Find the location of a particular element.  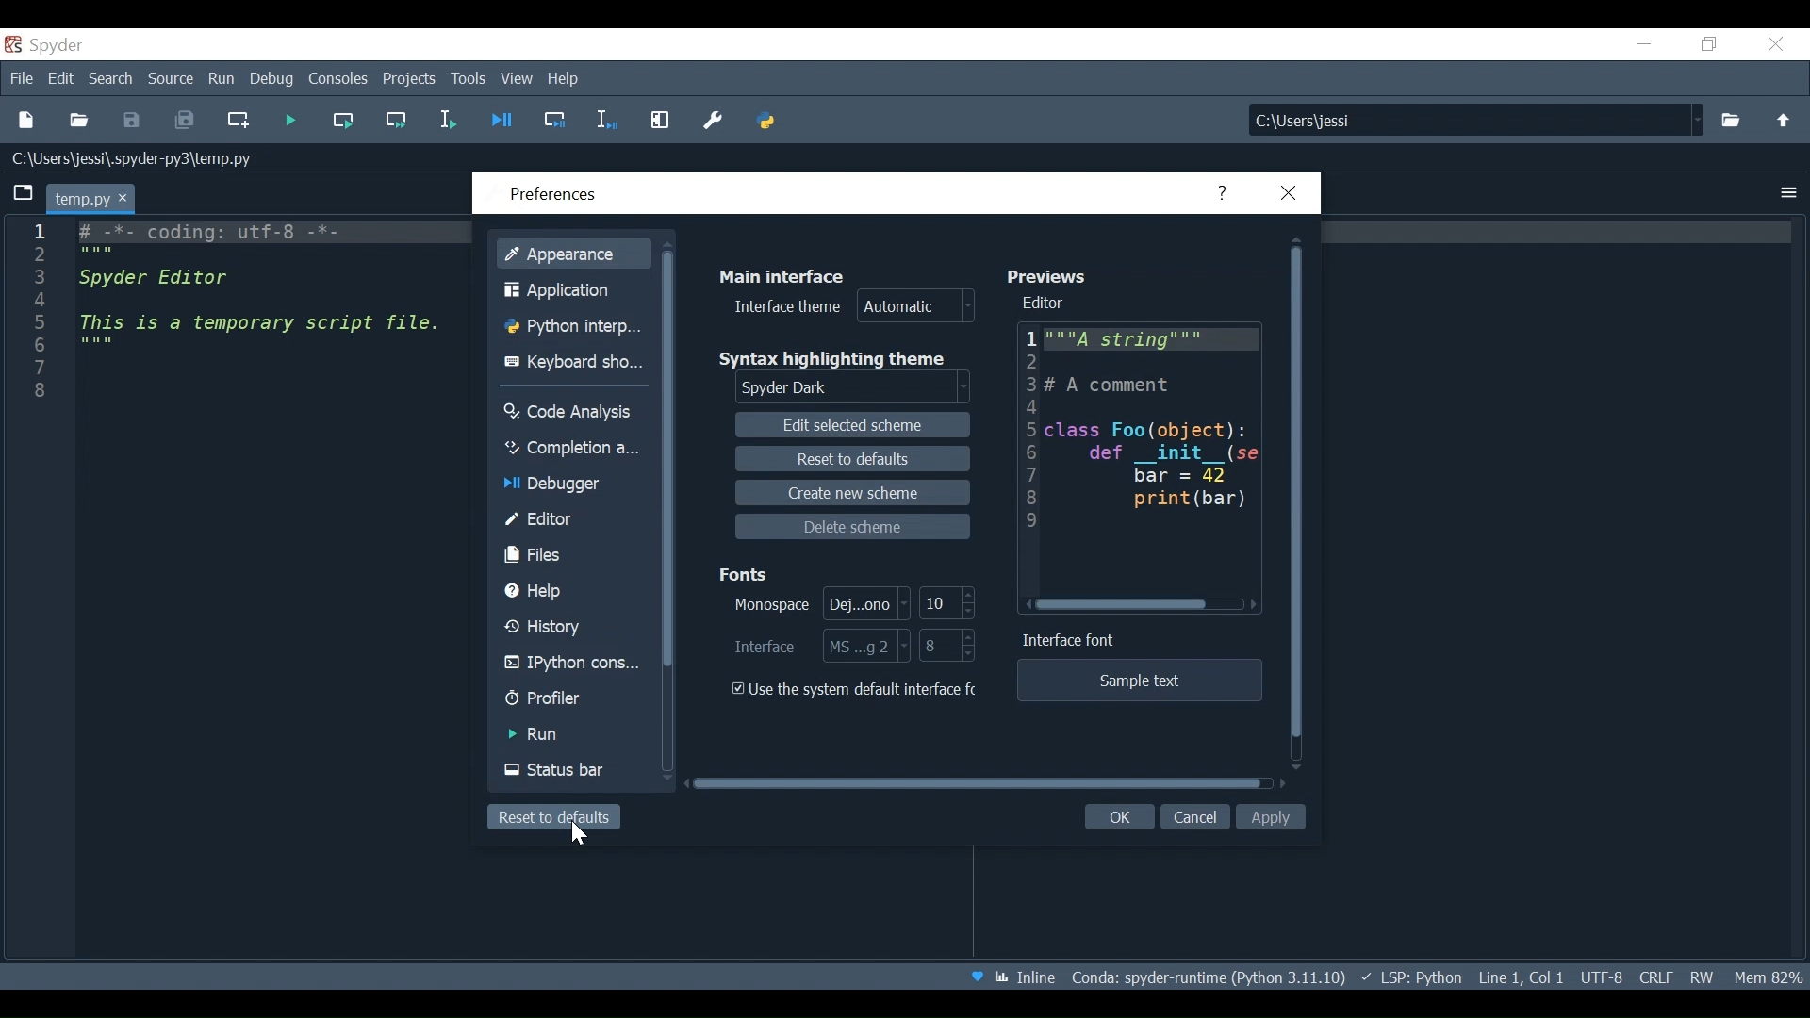

Cancel is located at coordinates (1194, 814).